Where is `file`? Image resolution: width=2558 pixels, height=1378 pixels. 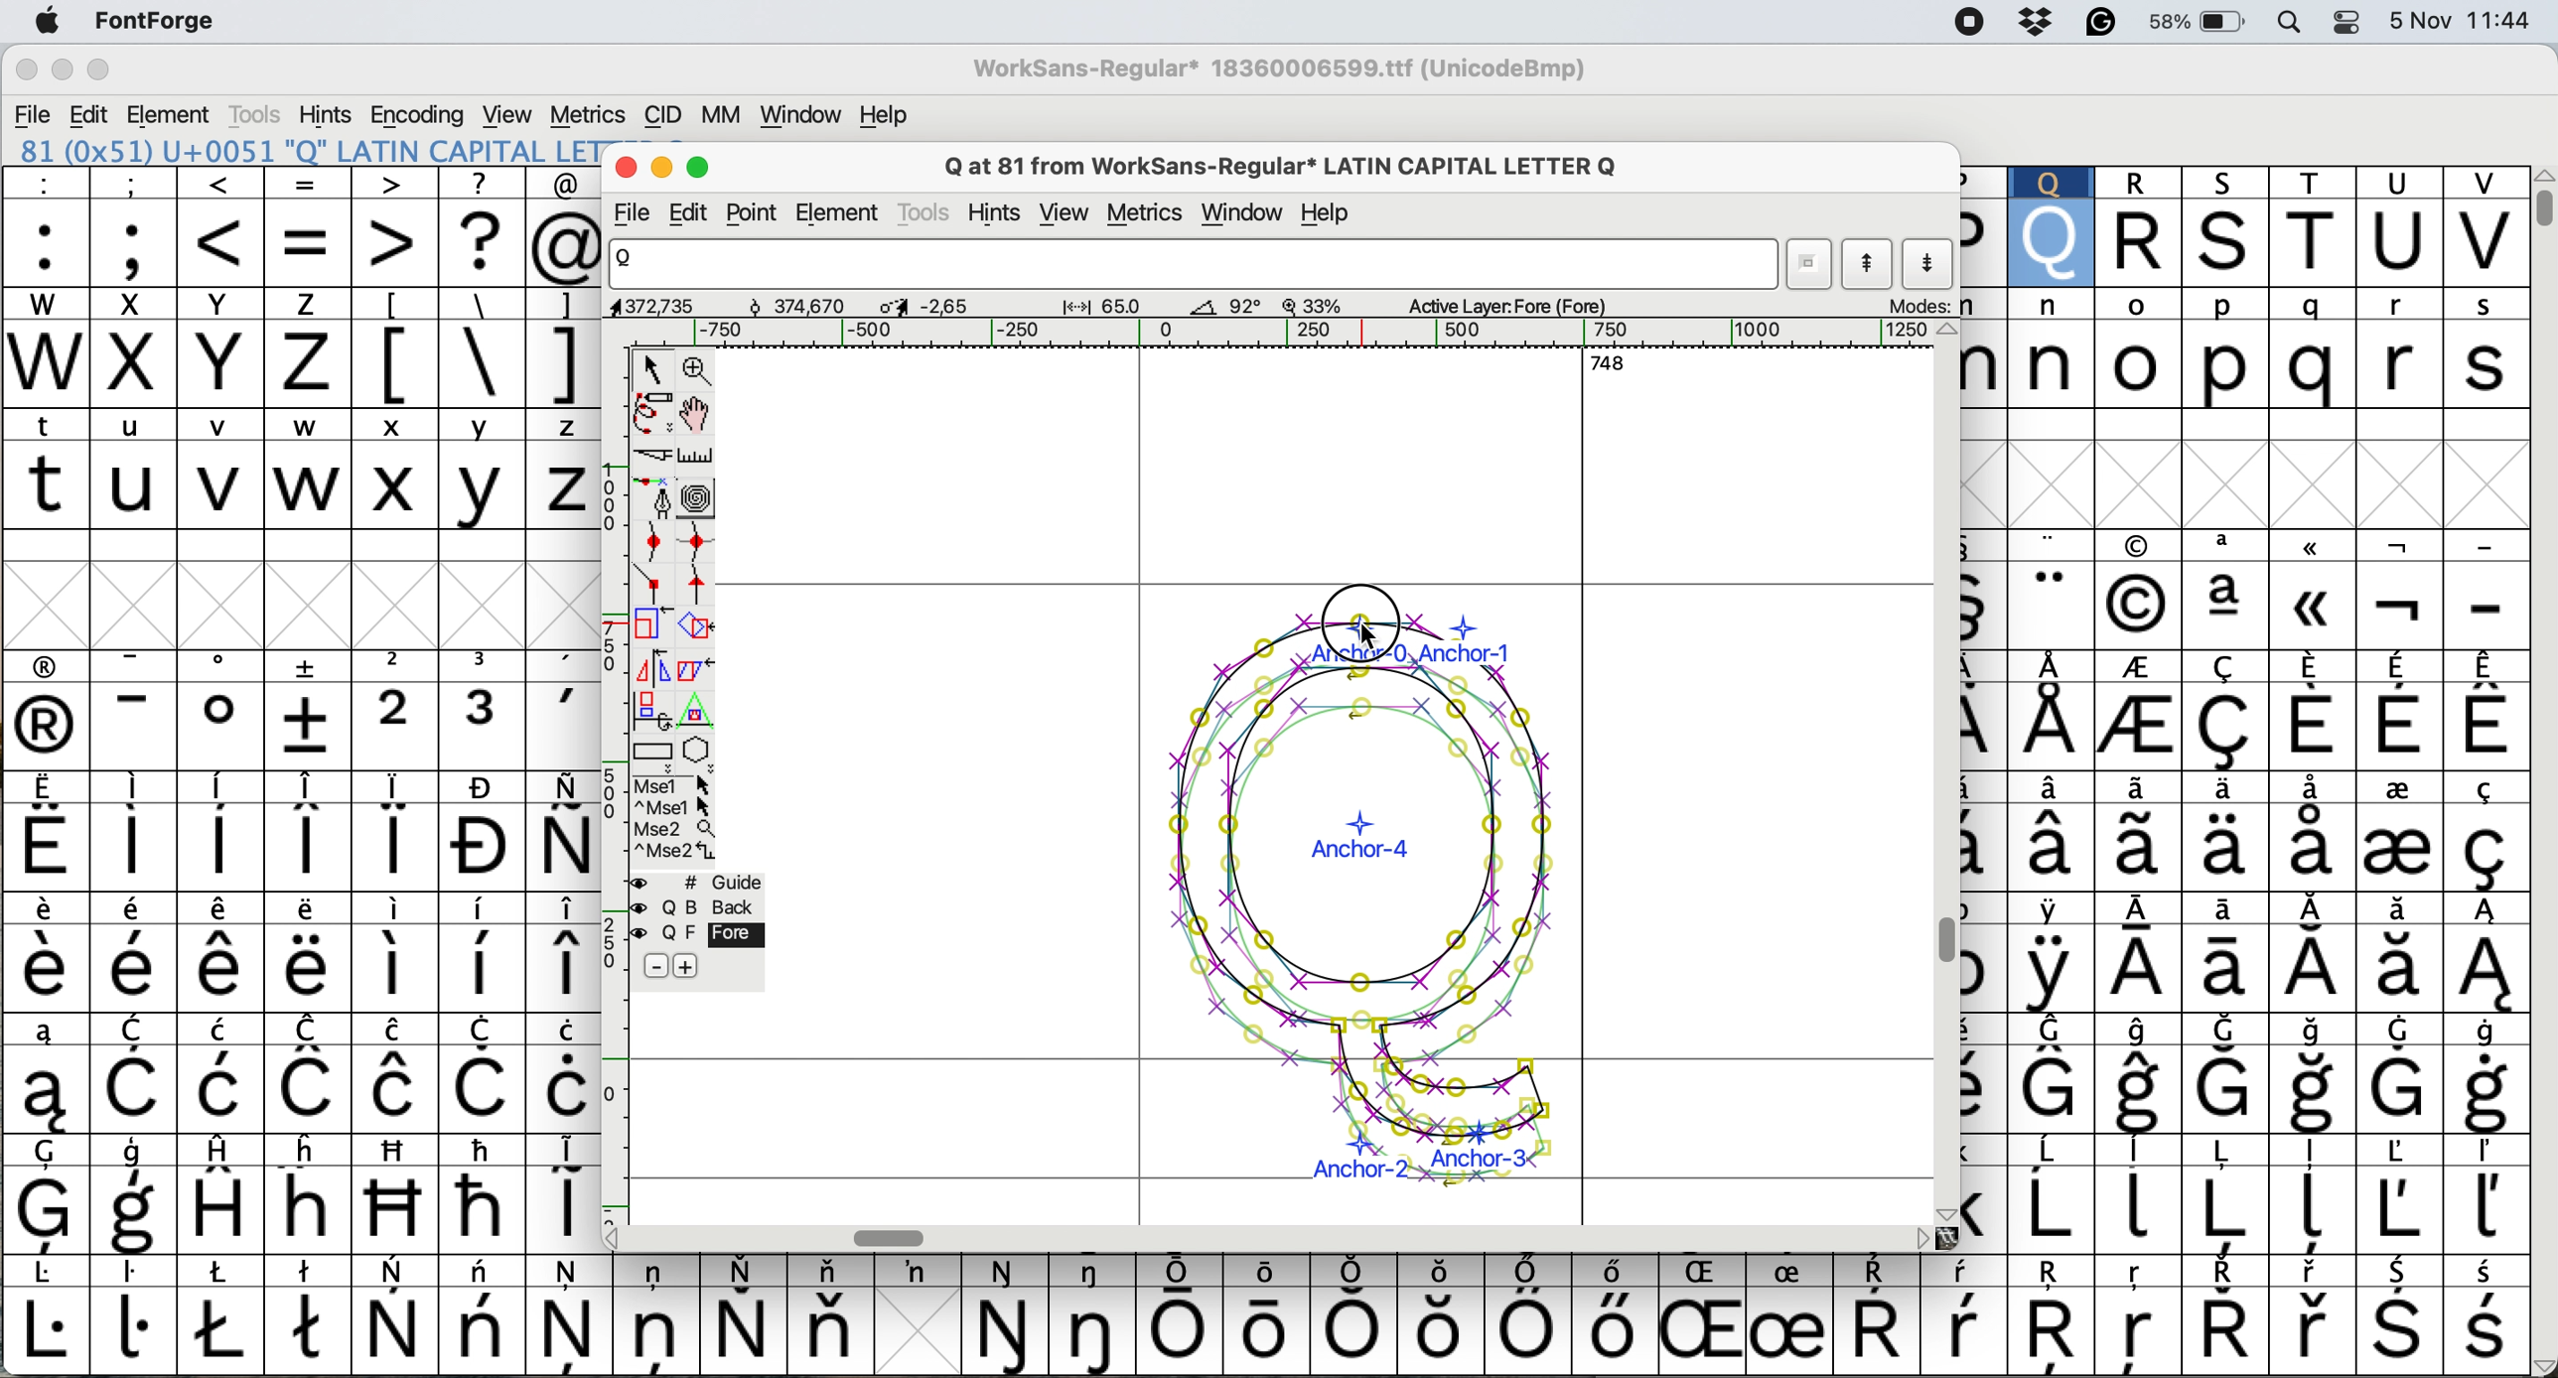
file is located at coordinates (637, 214).